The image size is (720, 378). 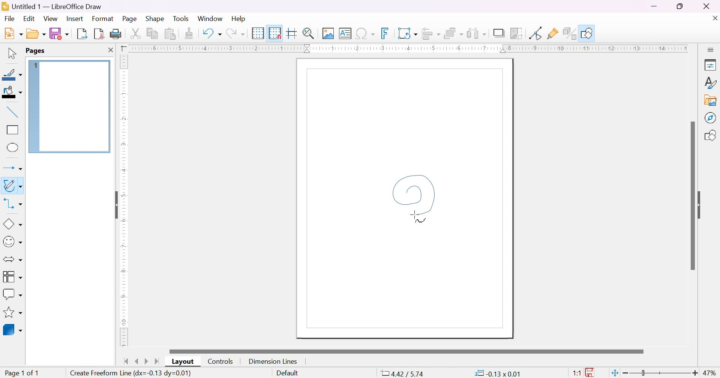 What do you see at coordinates (51, 19) in the screenshot?
I see `view` at bounding box center [51, 19].